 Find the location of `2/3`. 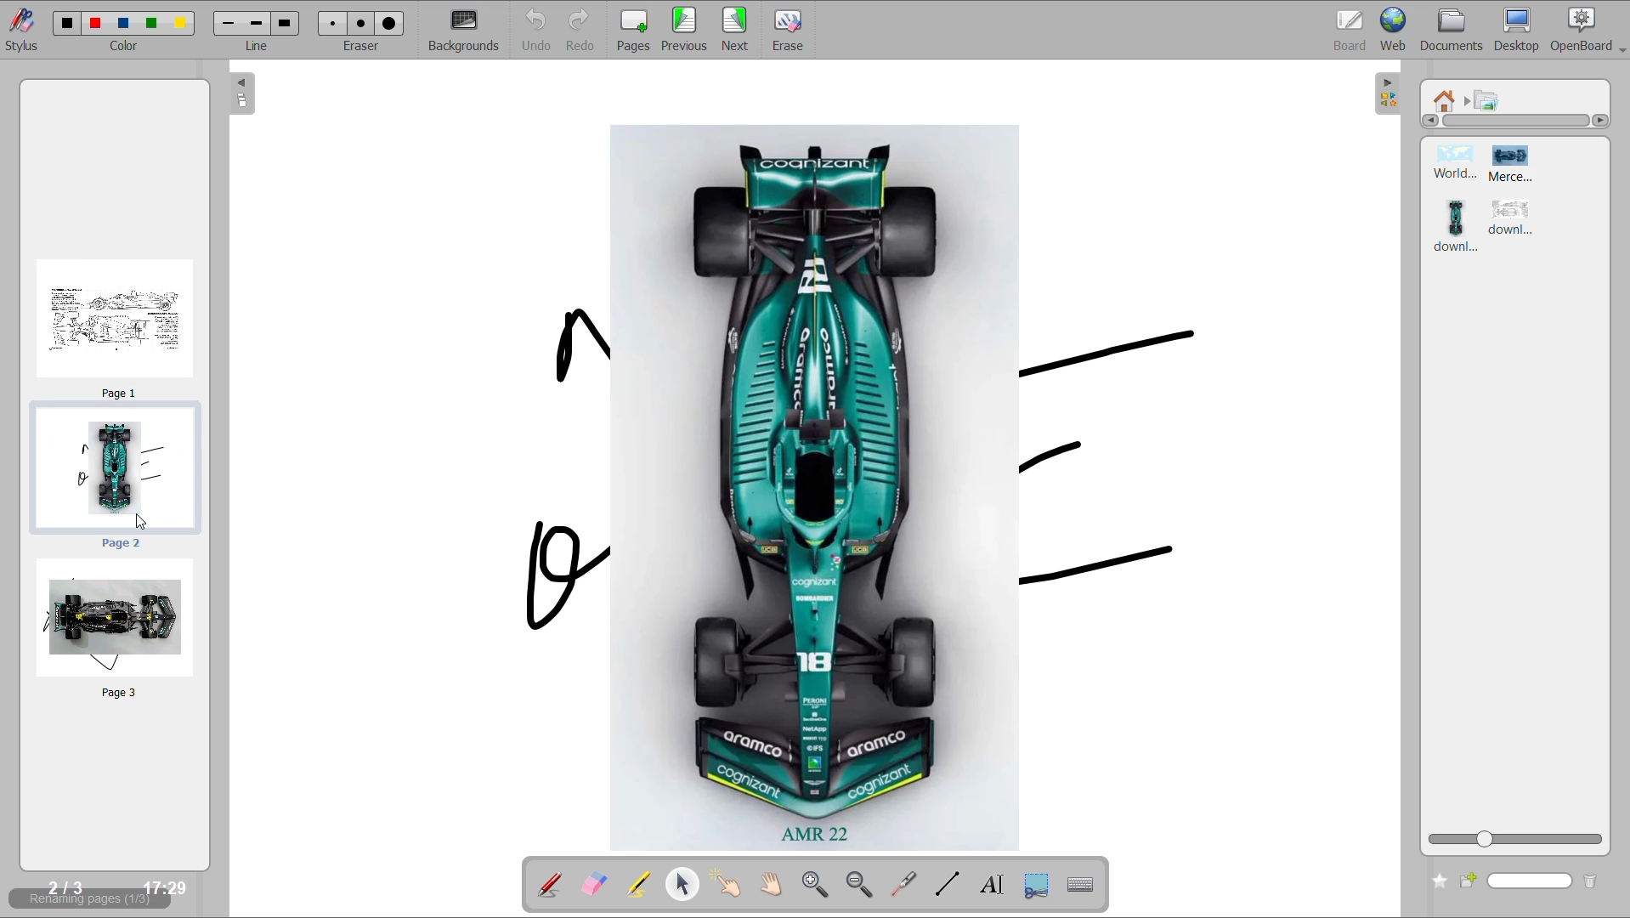

2/3 is located at coordinates (63, 887).